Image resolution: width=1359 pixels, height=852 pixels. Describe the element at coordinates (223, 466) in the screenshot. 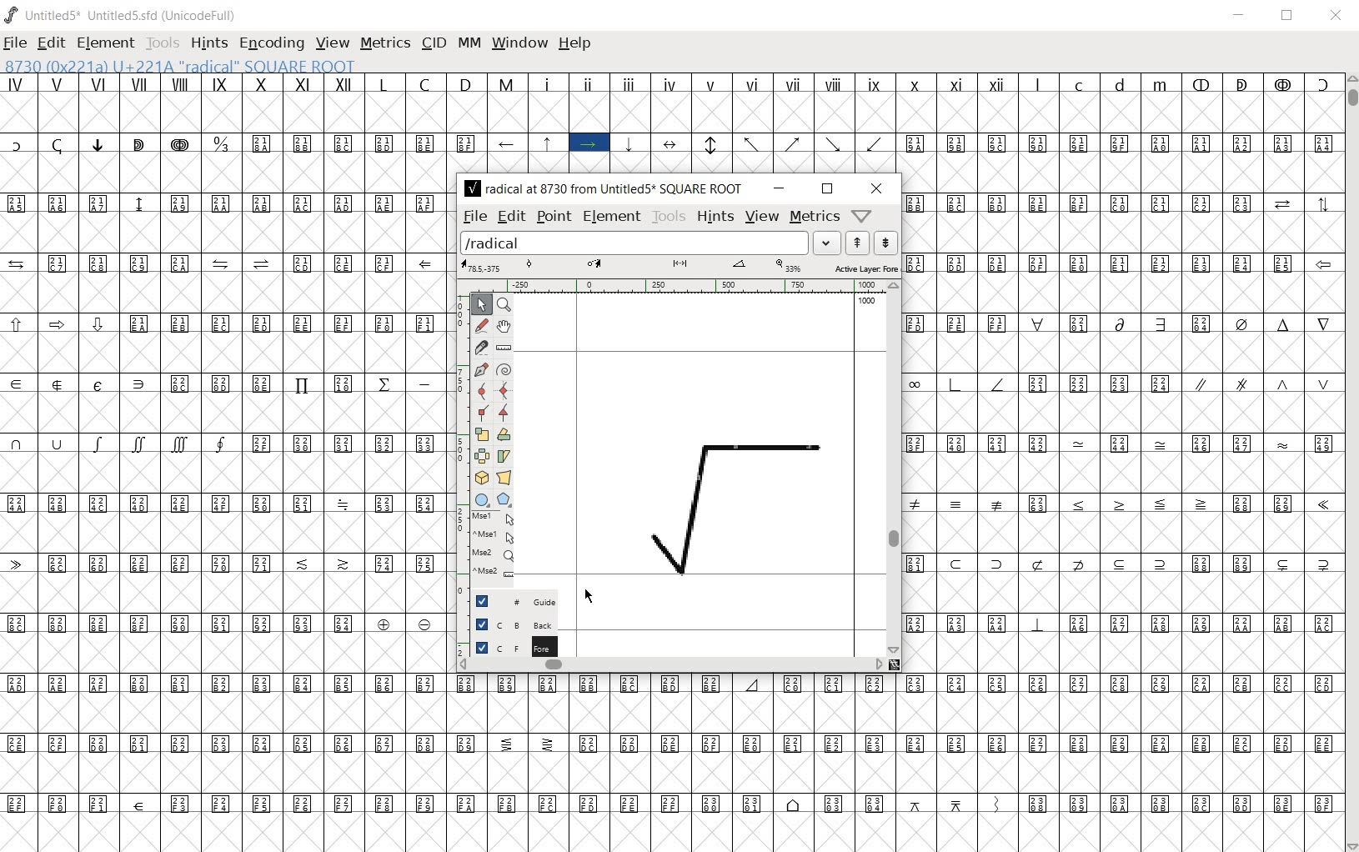

I see `Glyph characters` at that location.